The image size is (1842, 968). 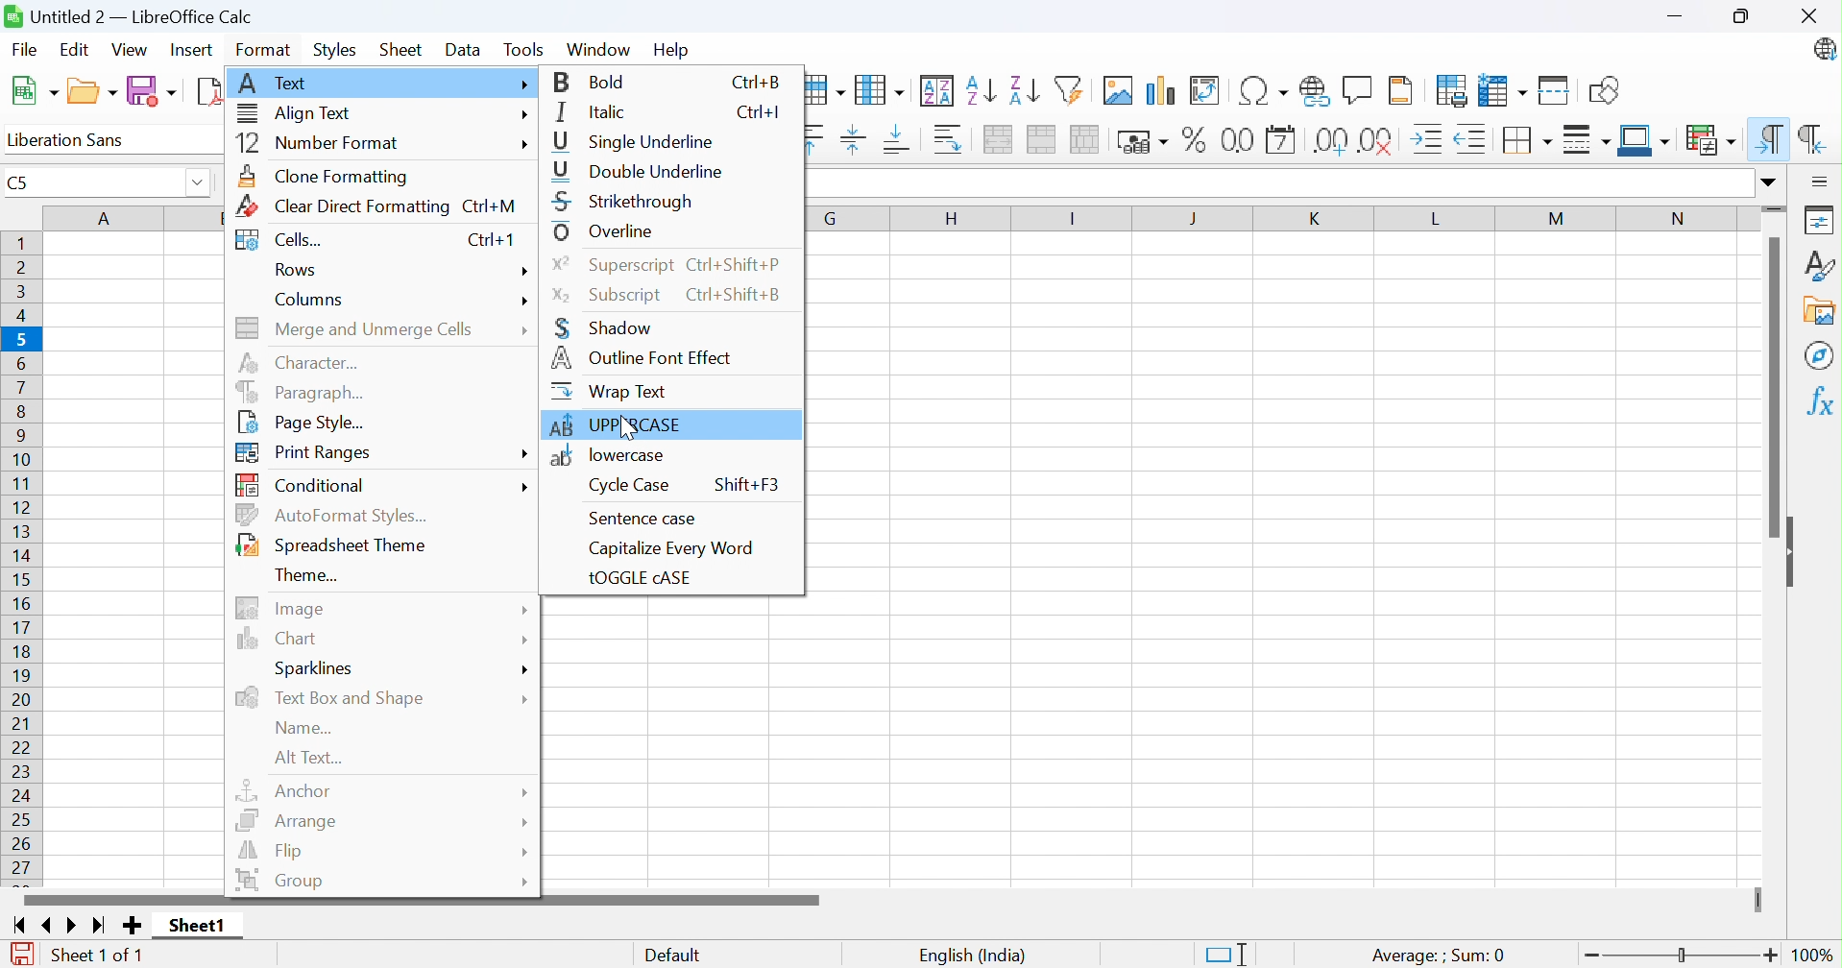 What do you see at coordinates (532, 611) in the screenshot?
I see `More` at bounding box center [532, 611].